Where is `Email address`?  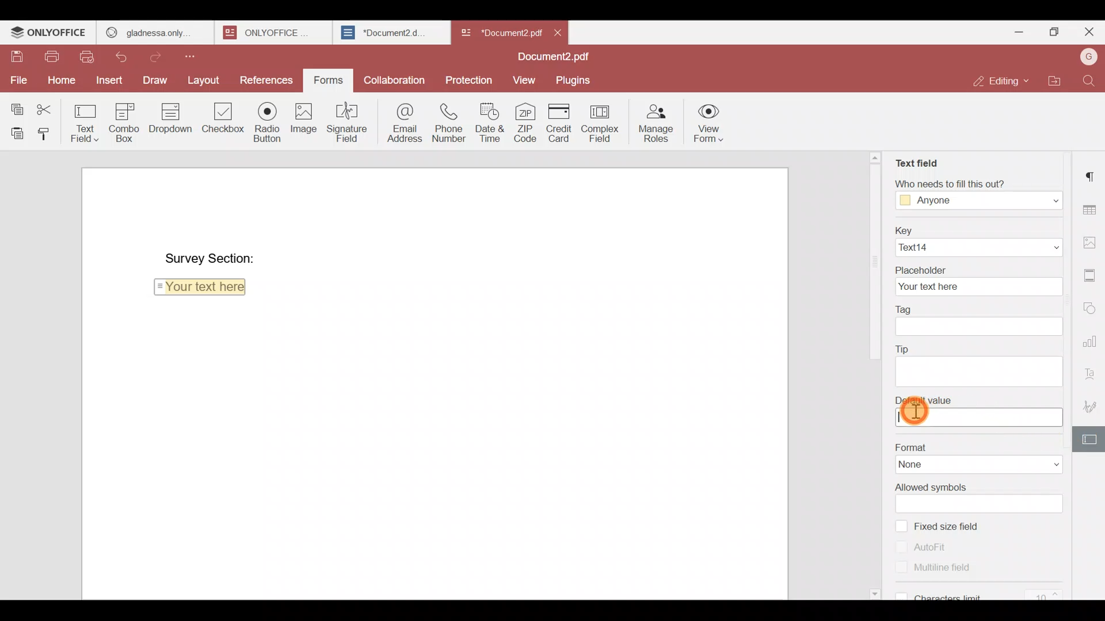
Email address is located at coordinates (403, 121).